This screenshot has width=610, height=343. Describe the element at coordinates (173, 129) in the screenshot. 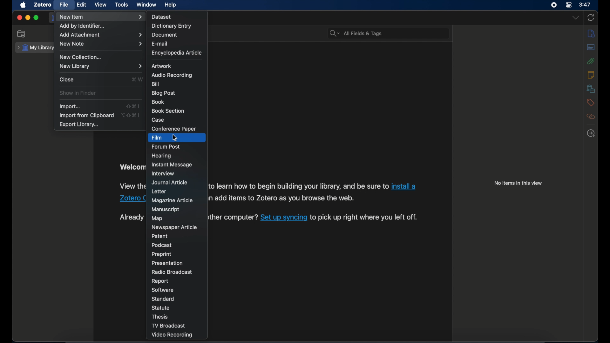

I see `conference paper` at that location.